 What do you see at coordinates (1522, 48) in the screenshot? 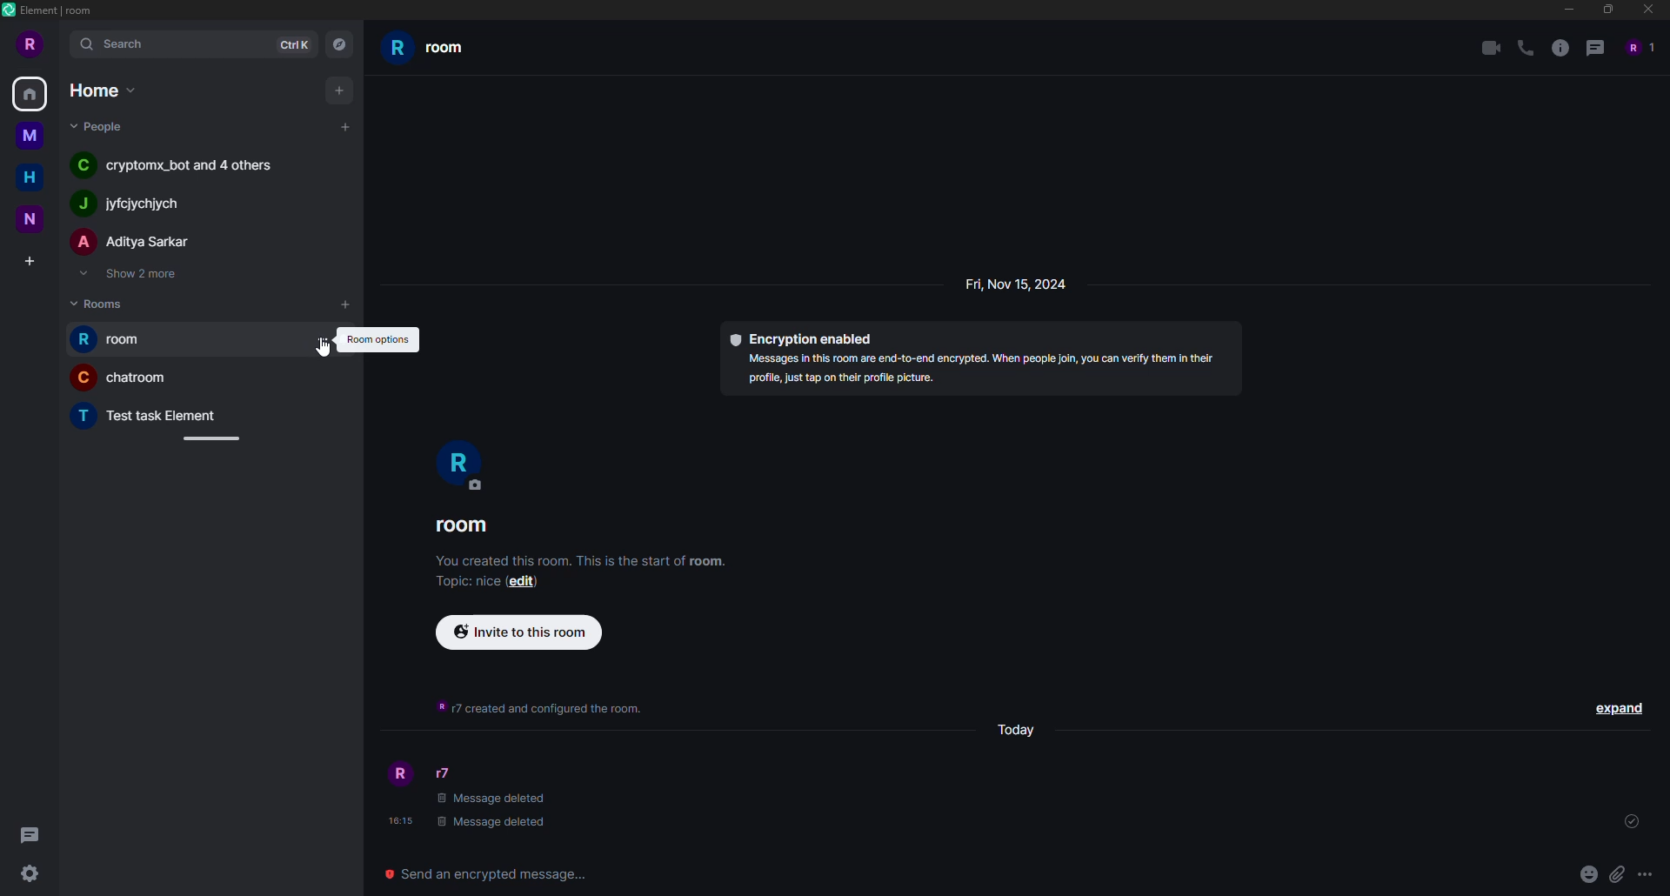
I see `voice call` at bounding box center [1522, 48].